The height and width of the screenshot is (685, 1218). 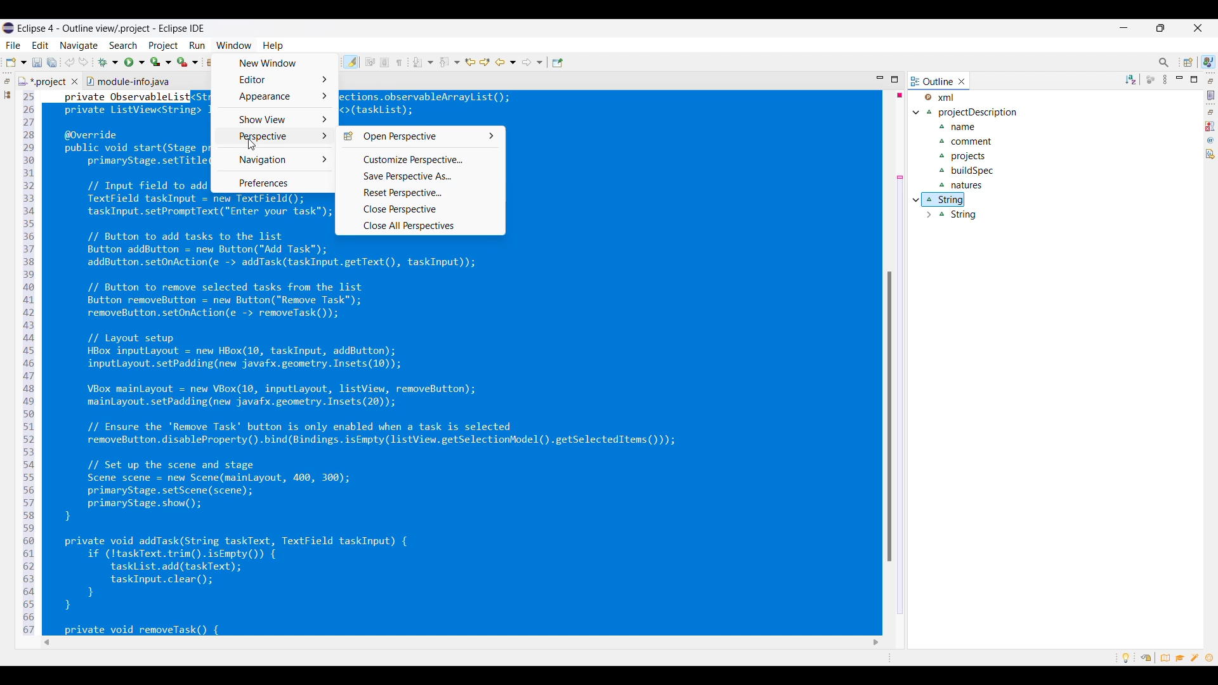 I want to click on Reset perspective, so click(x=420, y=193).